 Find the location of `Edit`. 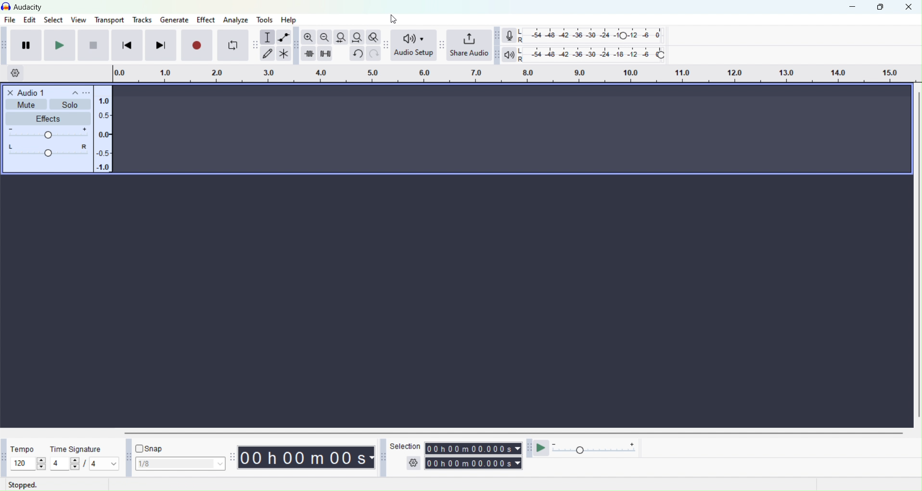

Edit is located at coordinates (31, 20).